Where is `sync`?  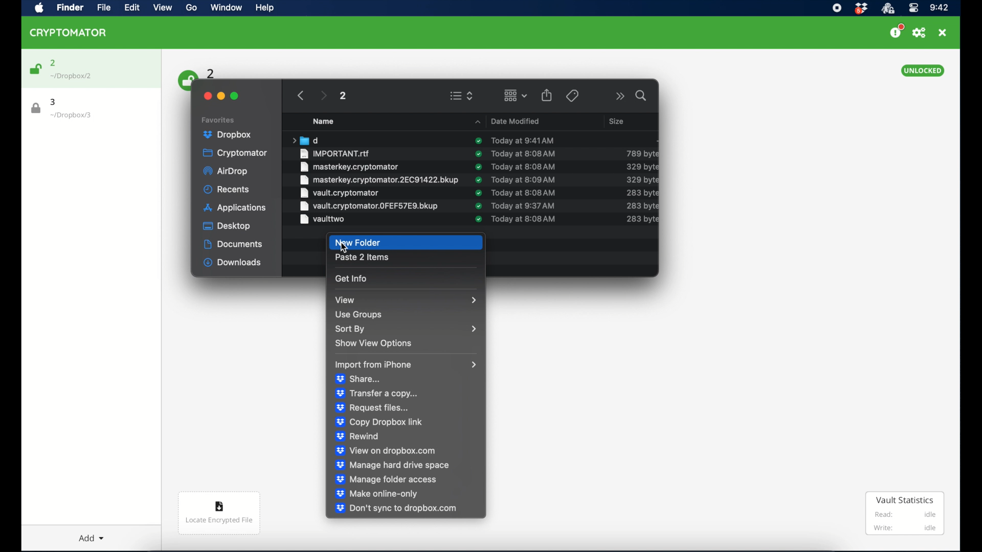
sync is located at coordinates (477, 206).